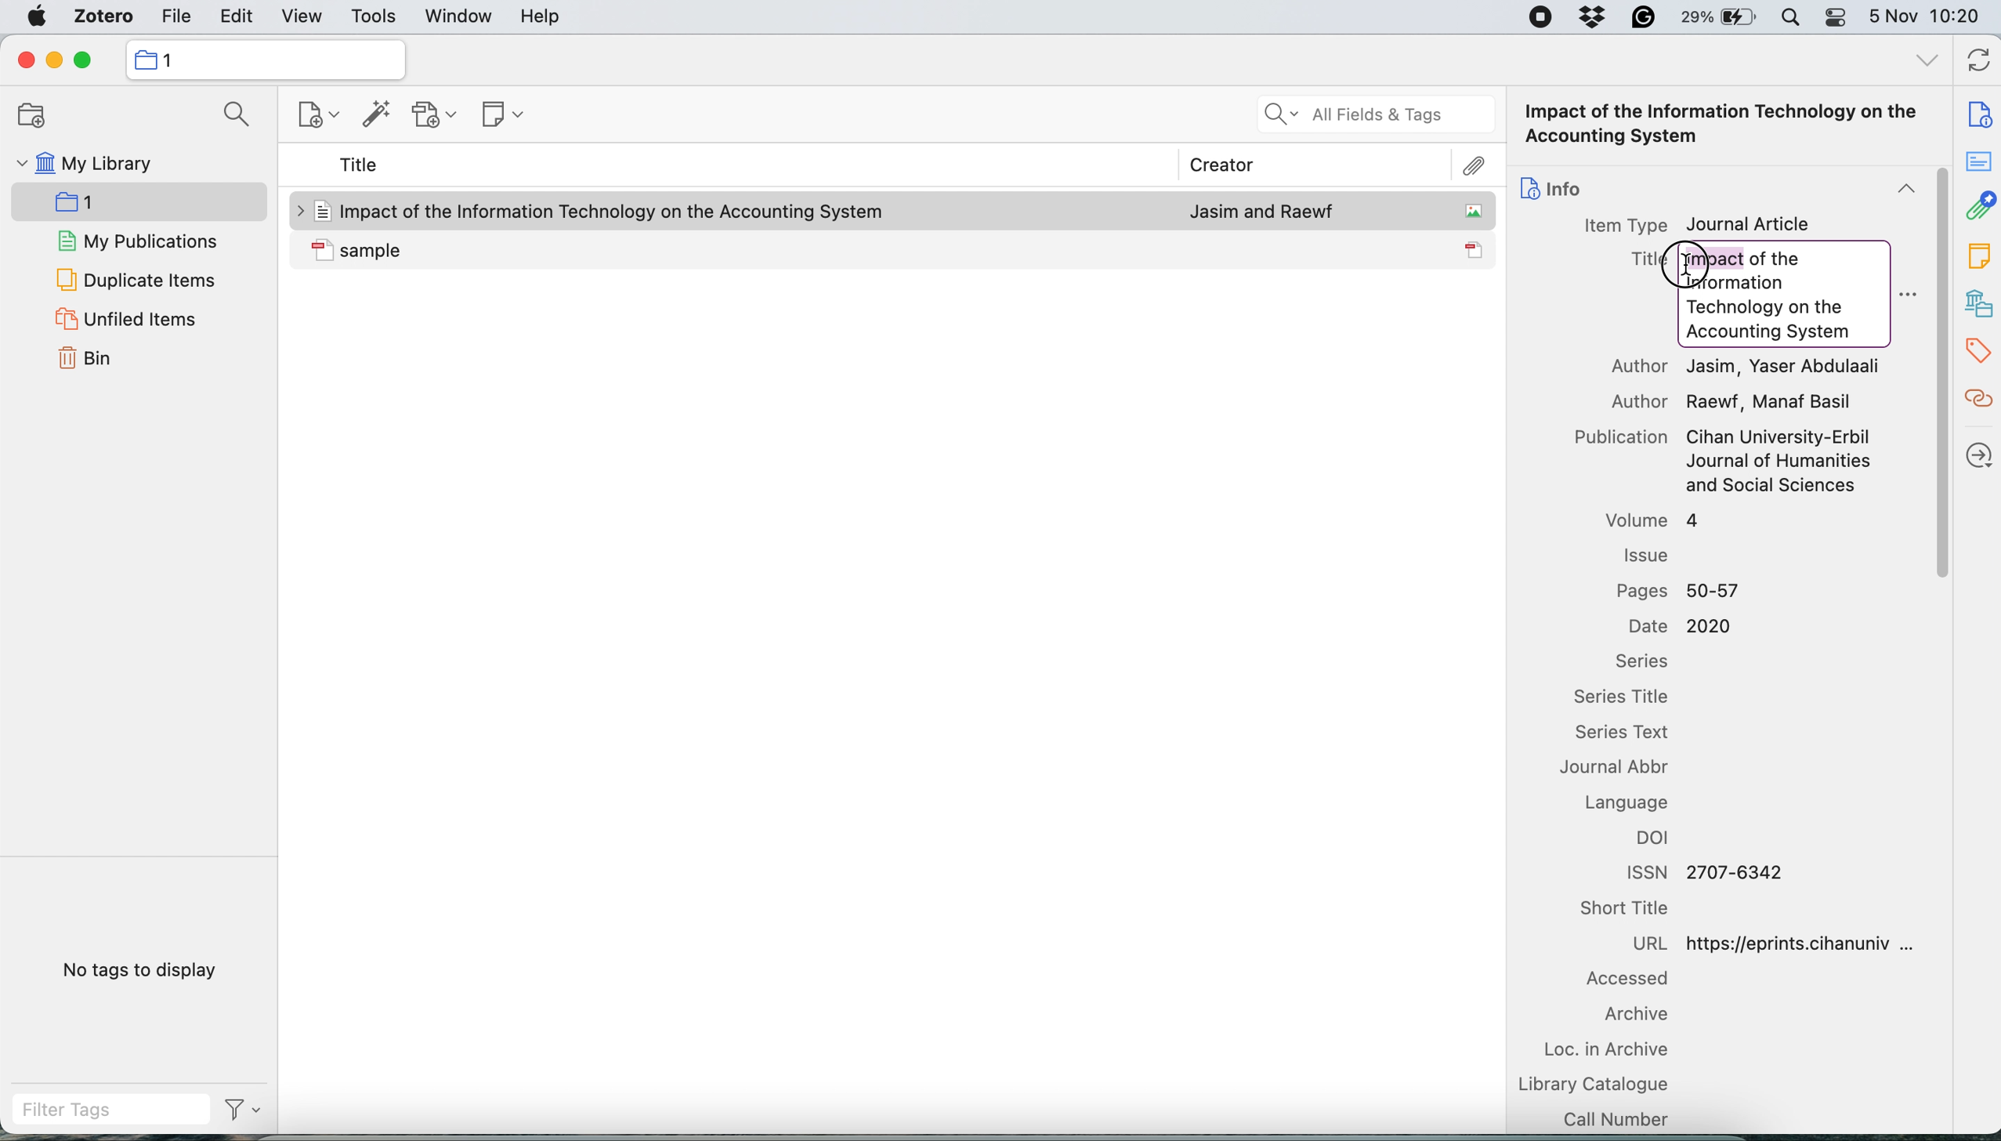 This screenshot has height=1141, width=2001. I want to click on bin, so click(87, 360).